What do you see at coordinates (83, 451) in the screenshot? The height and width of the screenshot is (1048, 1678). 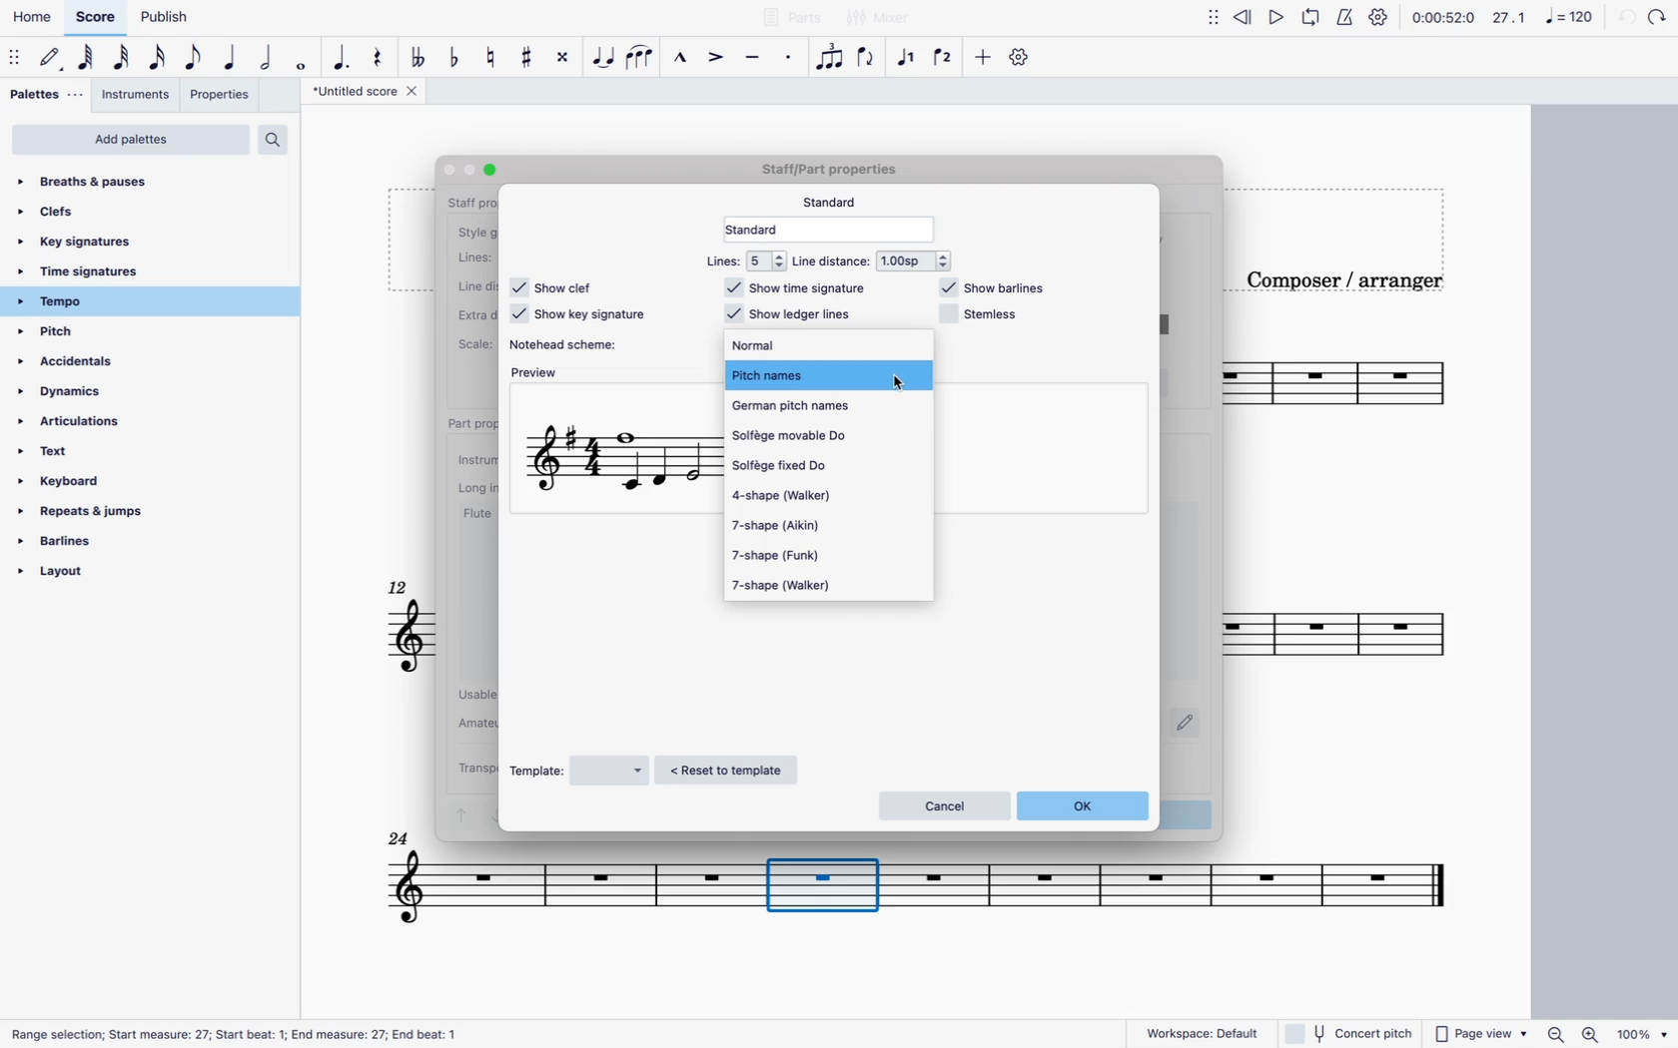 I see `text` at bounding box center [83, 451].